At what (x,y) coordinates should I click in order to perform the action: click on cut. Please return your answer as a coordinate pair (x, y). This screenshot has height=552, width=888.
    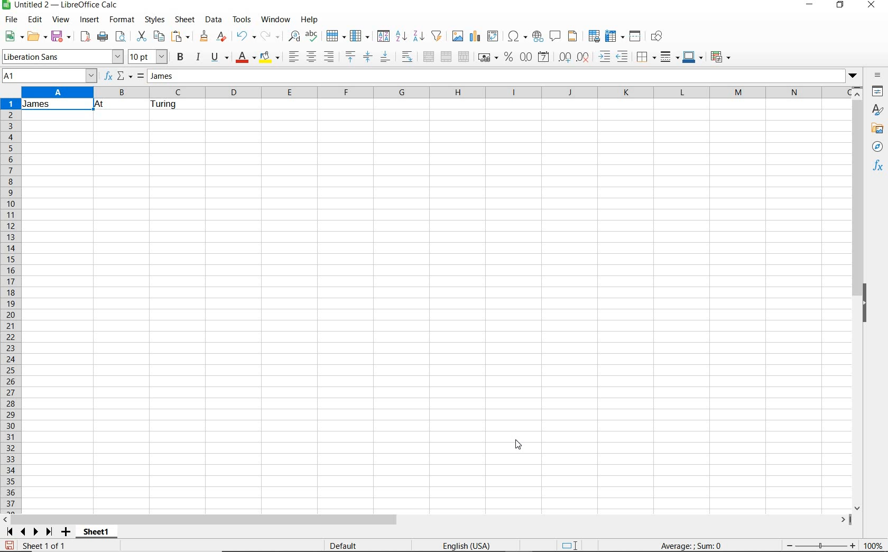
    Looking at the image, I should click on (141, 36).